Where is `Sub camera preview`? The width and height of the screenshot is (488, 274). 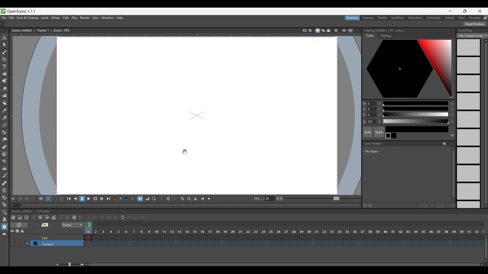
Sub camera preview is located at coordinates (350, 30).